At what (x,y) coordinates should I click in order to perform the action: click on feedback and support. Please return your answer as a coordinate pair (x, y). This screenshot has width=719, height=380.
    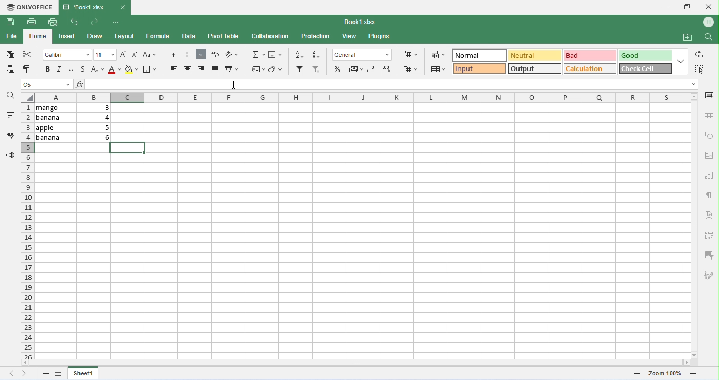
    Looking at the image, I should click on (11, 155).